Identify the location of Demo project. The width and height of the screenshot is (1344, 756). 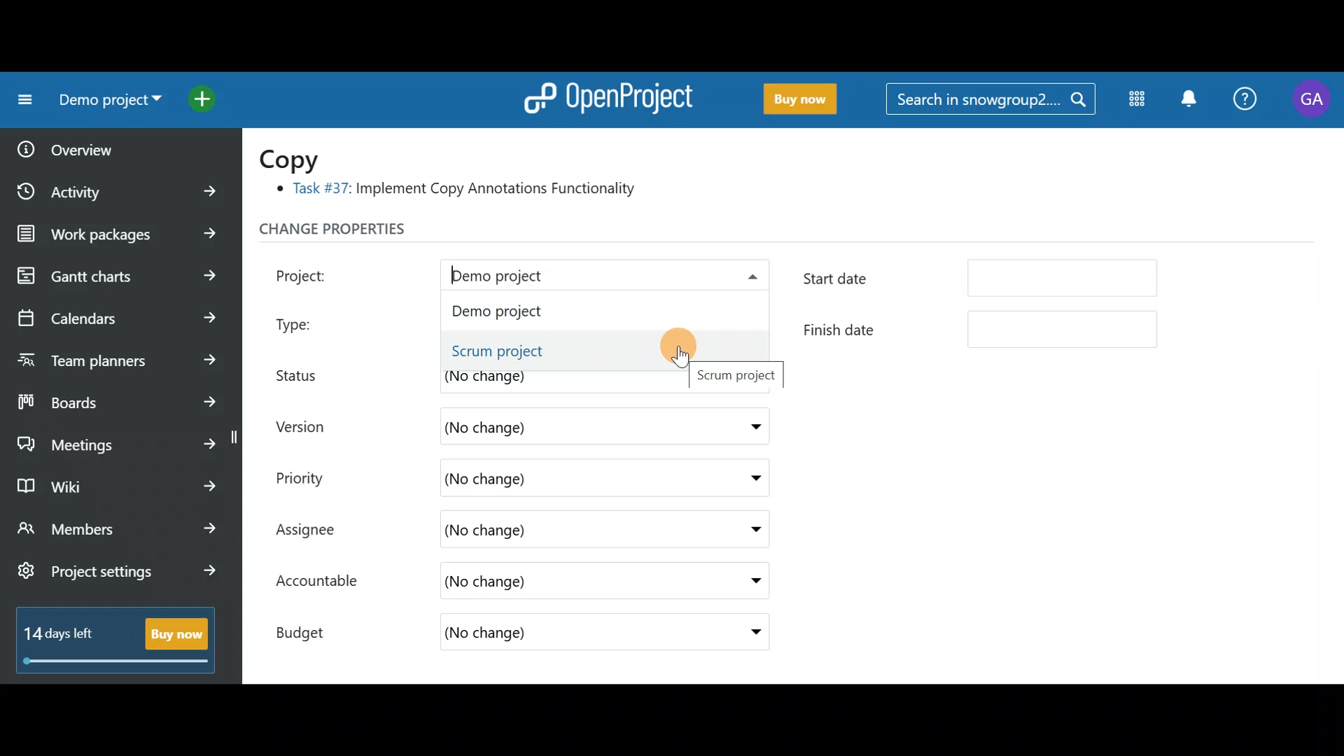
(563, 276).